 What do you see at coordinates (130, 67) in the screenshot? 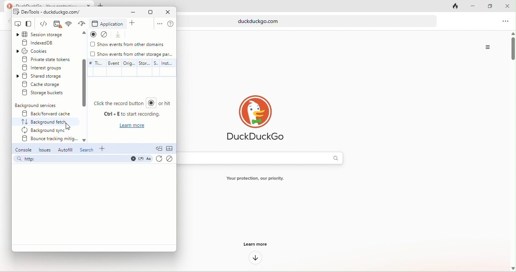
I see `origin` at bounding box center [130, 67].